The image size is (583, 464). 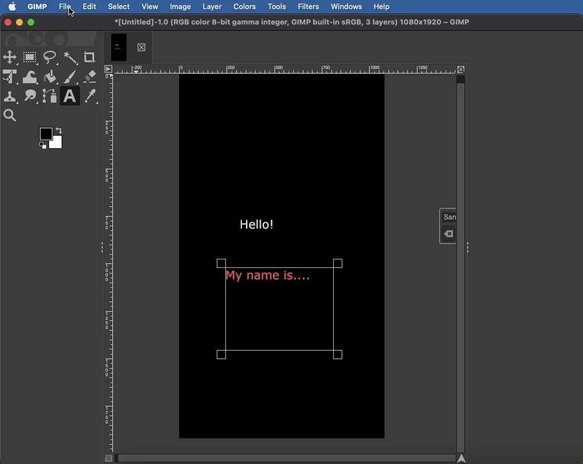 What do you see at coordinates (70, 76) in the screenshot?
I see `Pain` at bounding box center [70, 76].